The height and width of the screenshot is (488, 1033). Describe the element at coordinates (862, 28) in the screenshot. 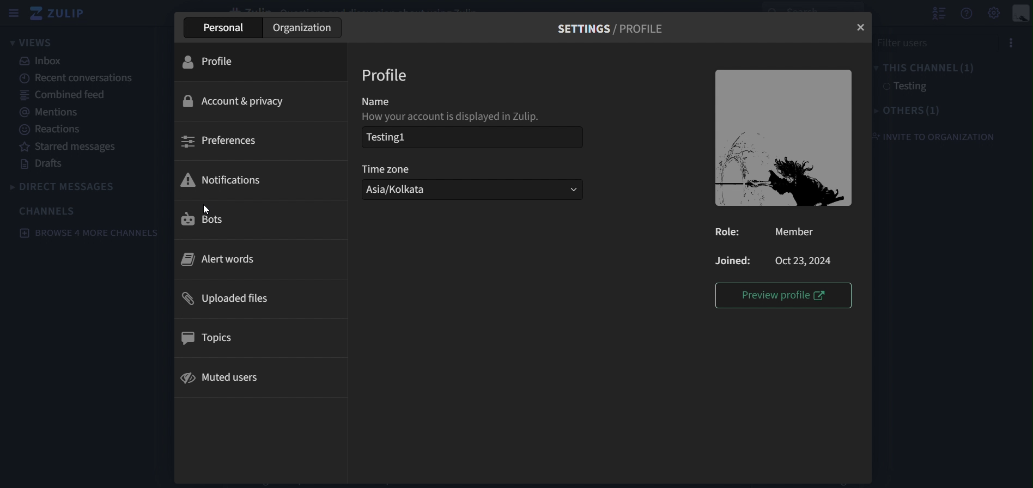

I see `close` at that location.